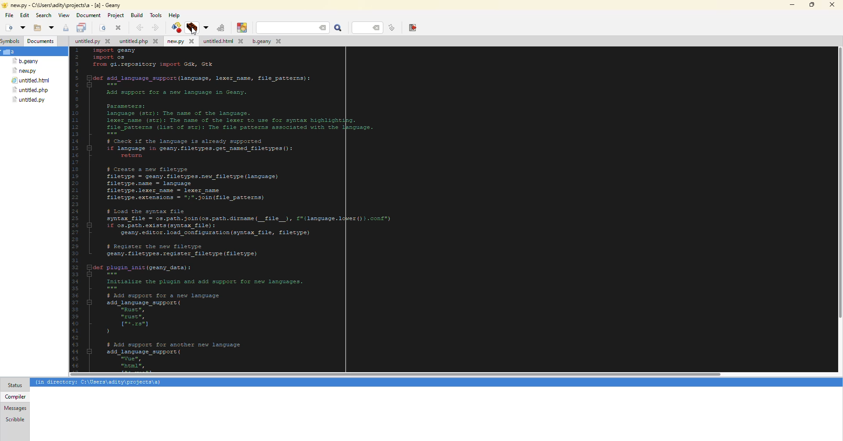  I want to click on tools, so click(156, 15).